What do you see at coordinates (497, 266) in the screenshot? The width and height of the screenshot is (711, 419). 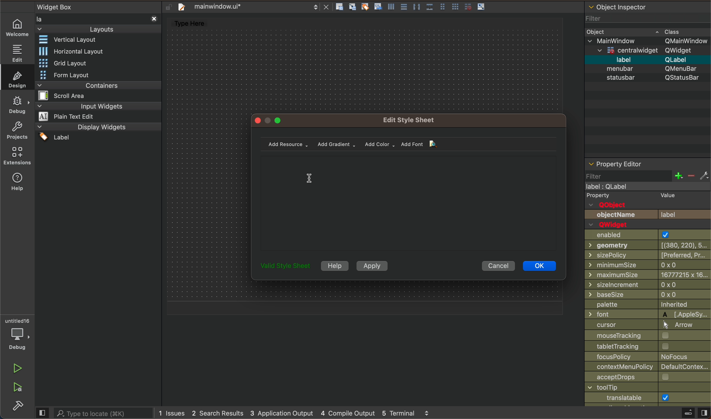 I see `cance` at bounding box center [497, 266].